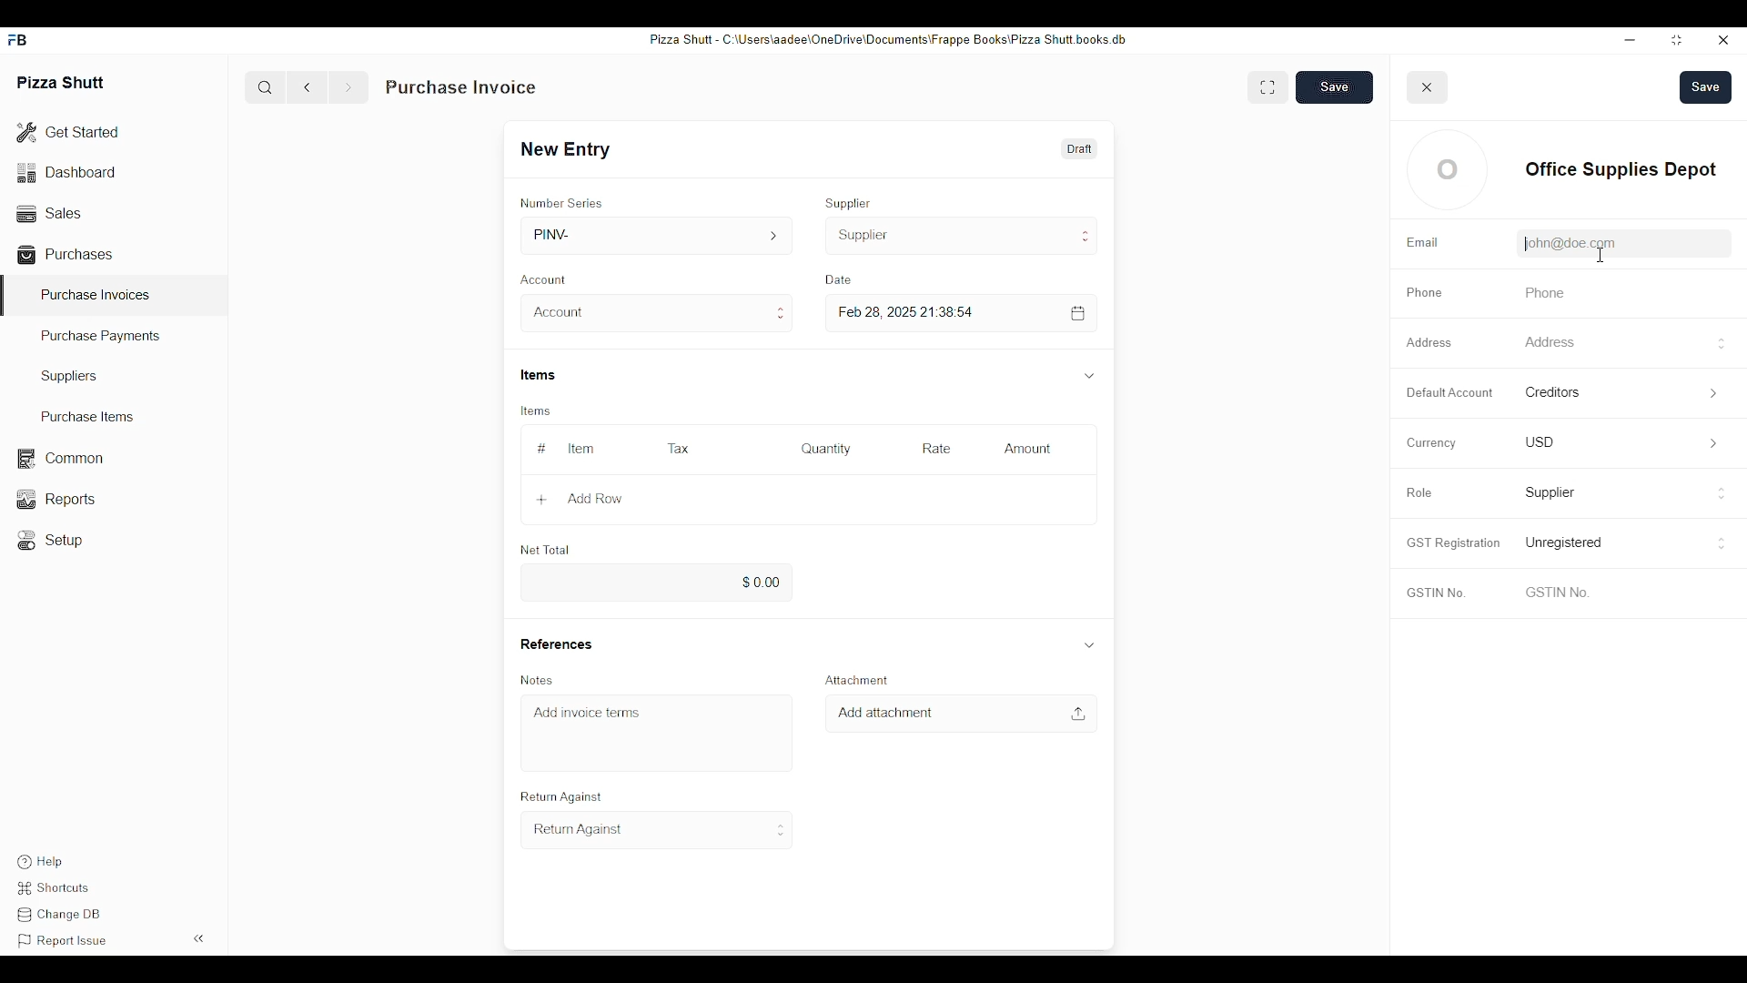  I want to click on PINV, so click(659, 235).